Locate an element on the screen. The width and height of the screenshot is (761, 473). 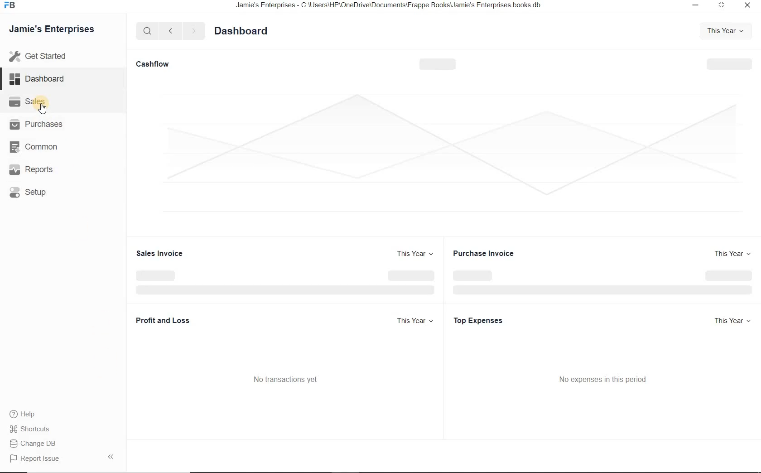
Purchases is located at coordinates (37, 124).